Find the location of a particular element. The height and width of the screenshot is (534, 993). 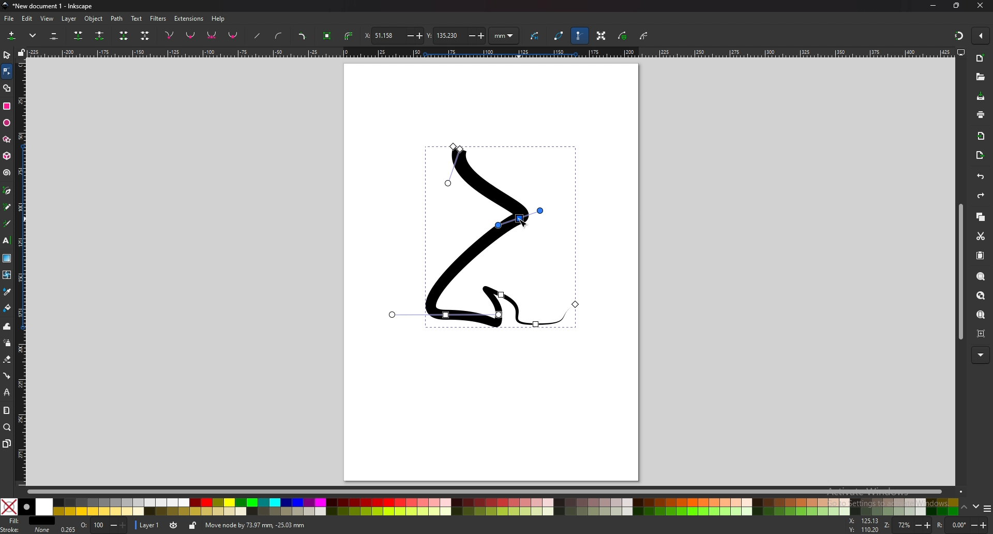

show path outline is located at coordinates (559, 36).